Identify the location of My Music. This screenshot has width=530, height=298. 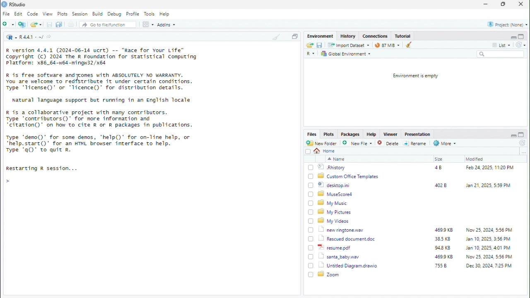
(332, 203).